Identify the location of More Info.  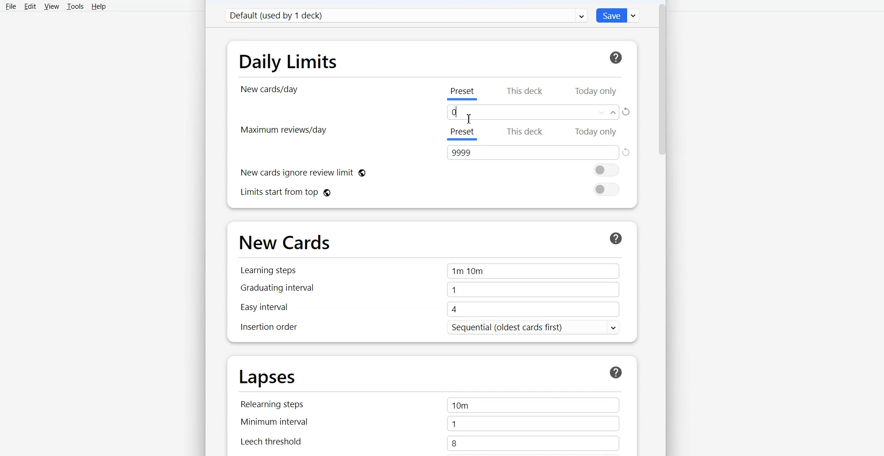
(616, 238).